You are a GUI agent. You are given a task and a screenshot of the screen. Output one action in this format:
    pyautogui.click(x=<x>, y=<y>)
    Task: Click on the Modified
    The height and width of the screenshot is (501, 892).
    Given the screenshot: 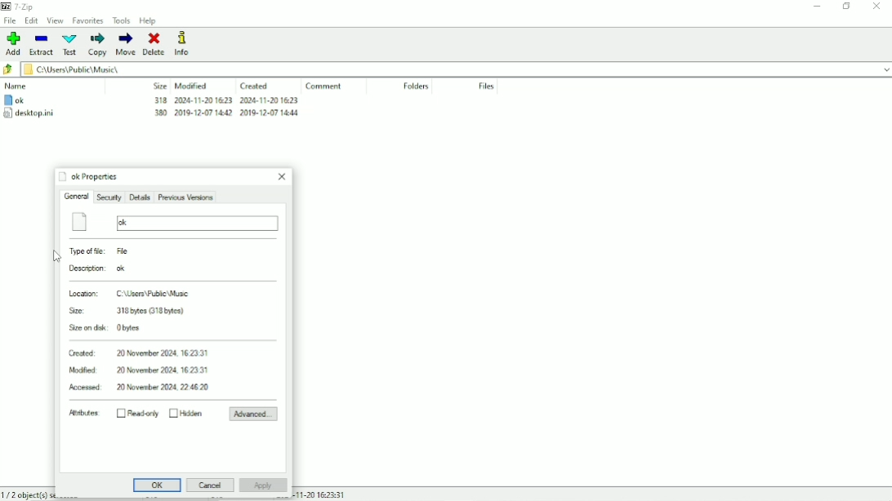 What is the action you would take?
    pyautogui.click(x=142, y=371)
    